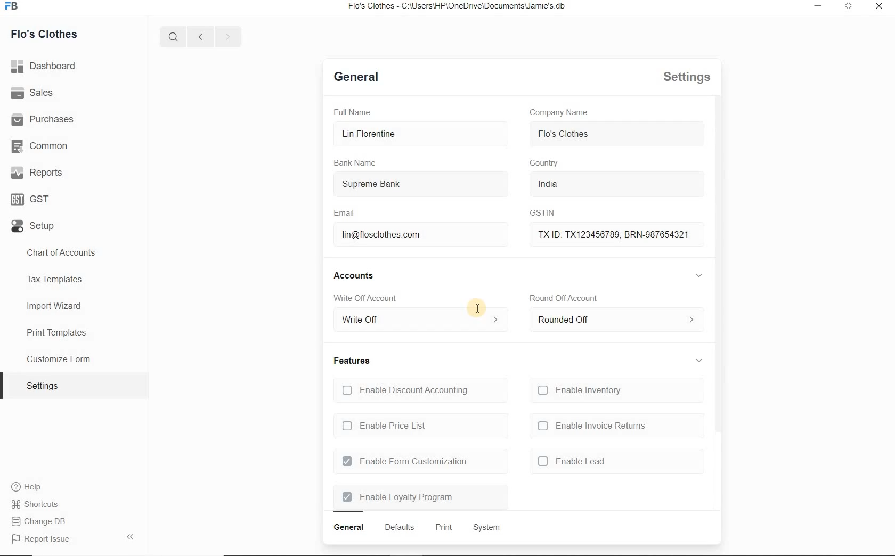  Describe the element at coordinates (877, 7) in the screenshot. I see `Close` at that location.